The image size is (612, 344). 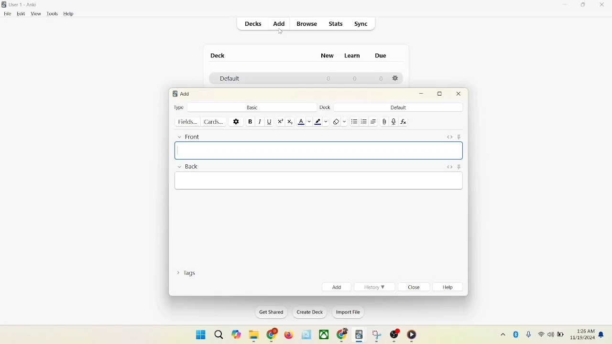 What do you see at coordinates (602, 334) in the screenshot?
I see `notification` at bounding box center [602, 334].